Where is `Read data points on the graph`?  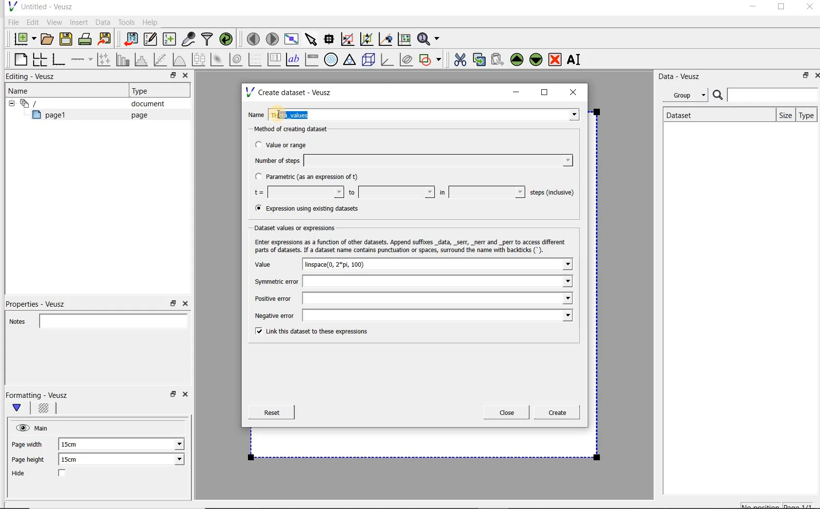 Read data points on the graph is located at coordinates (330, 39).